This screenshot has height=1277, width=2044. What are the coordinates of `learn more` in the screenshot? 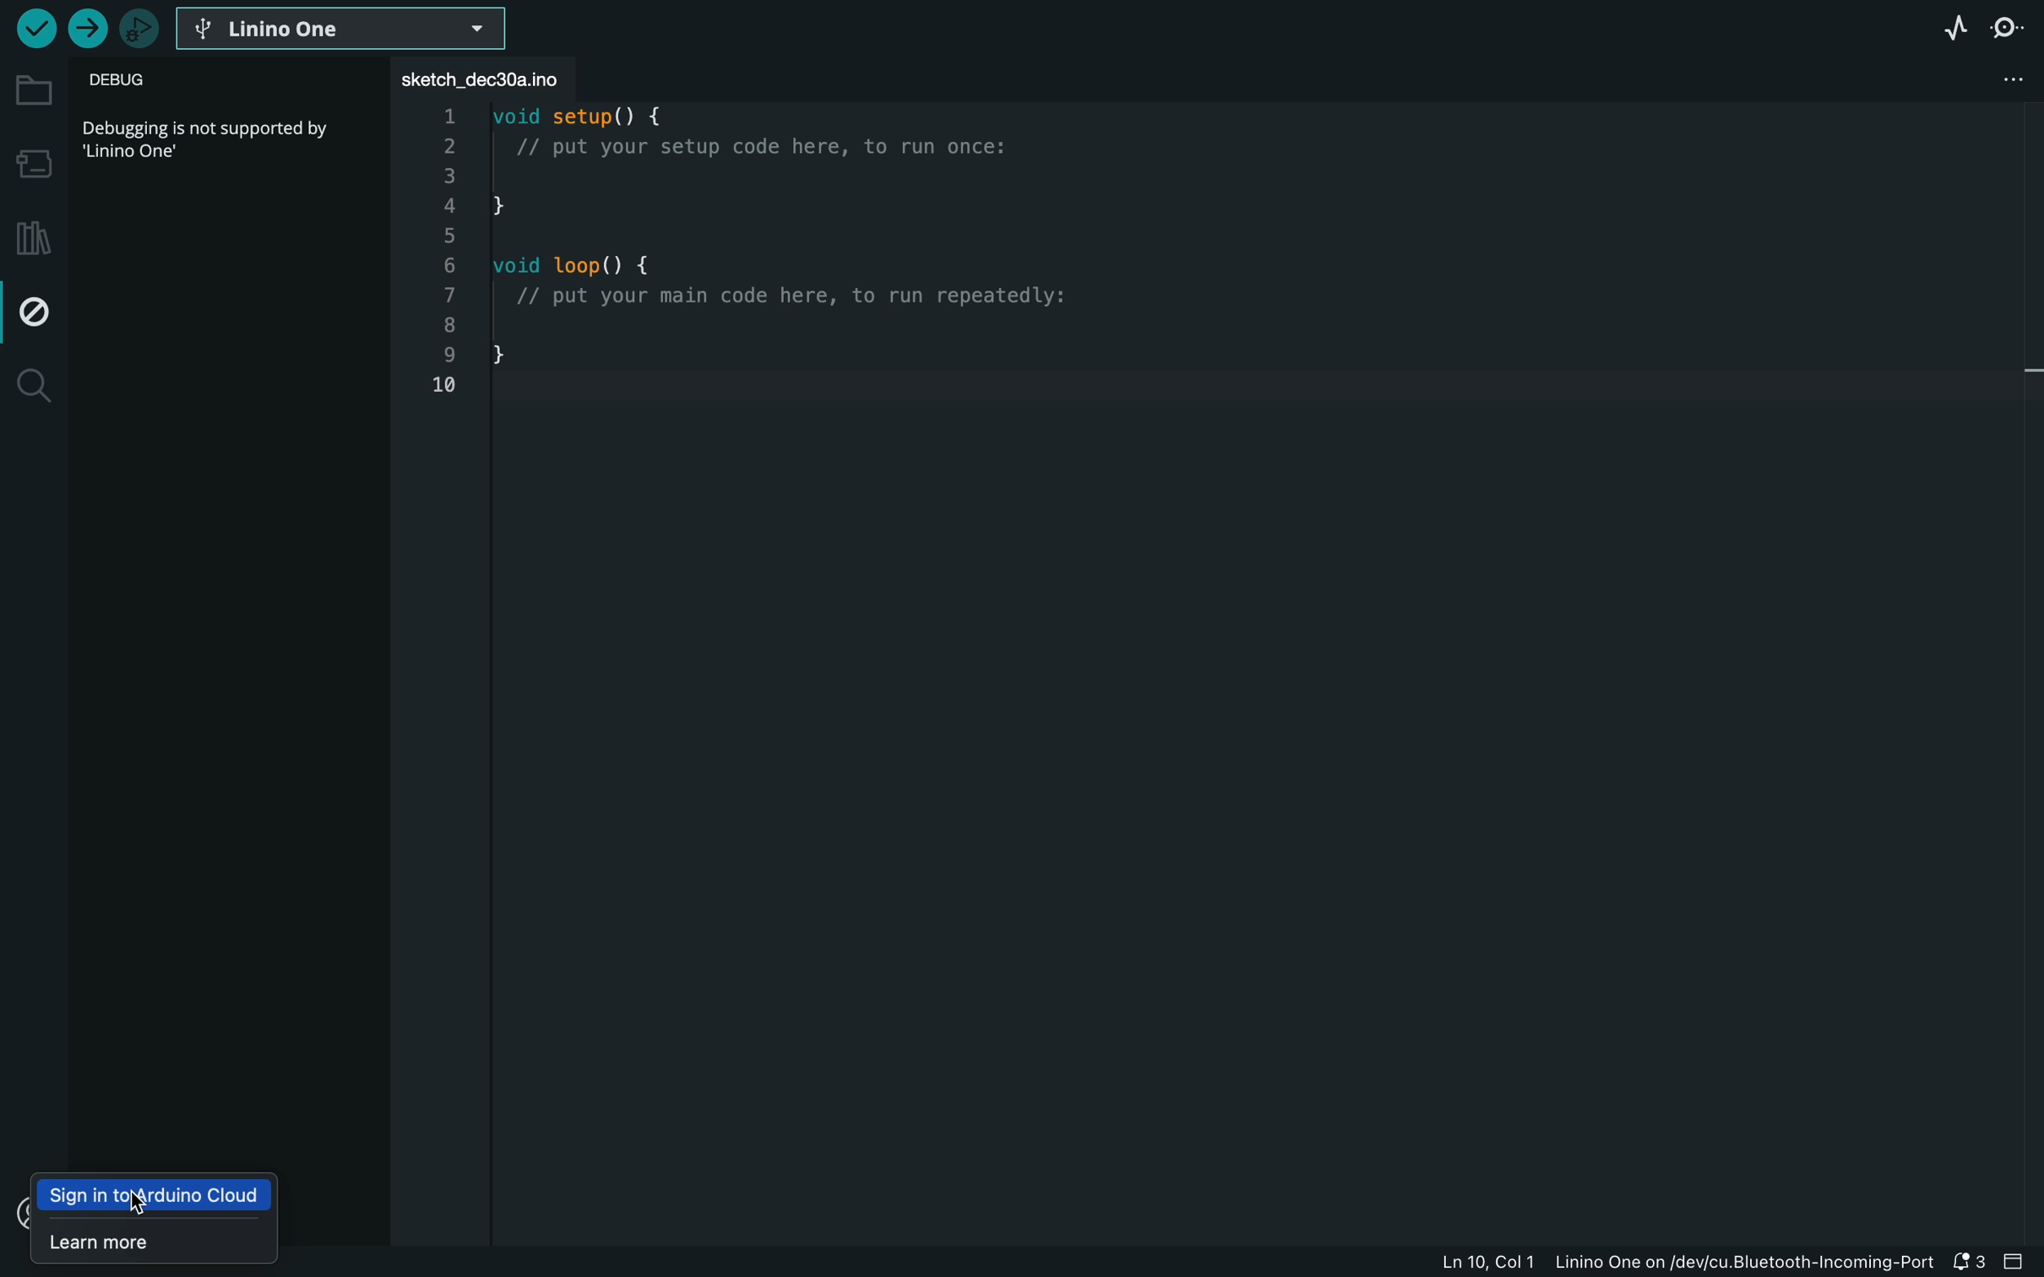 It's located at (150, 1240).